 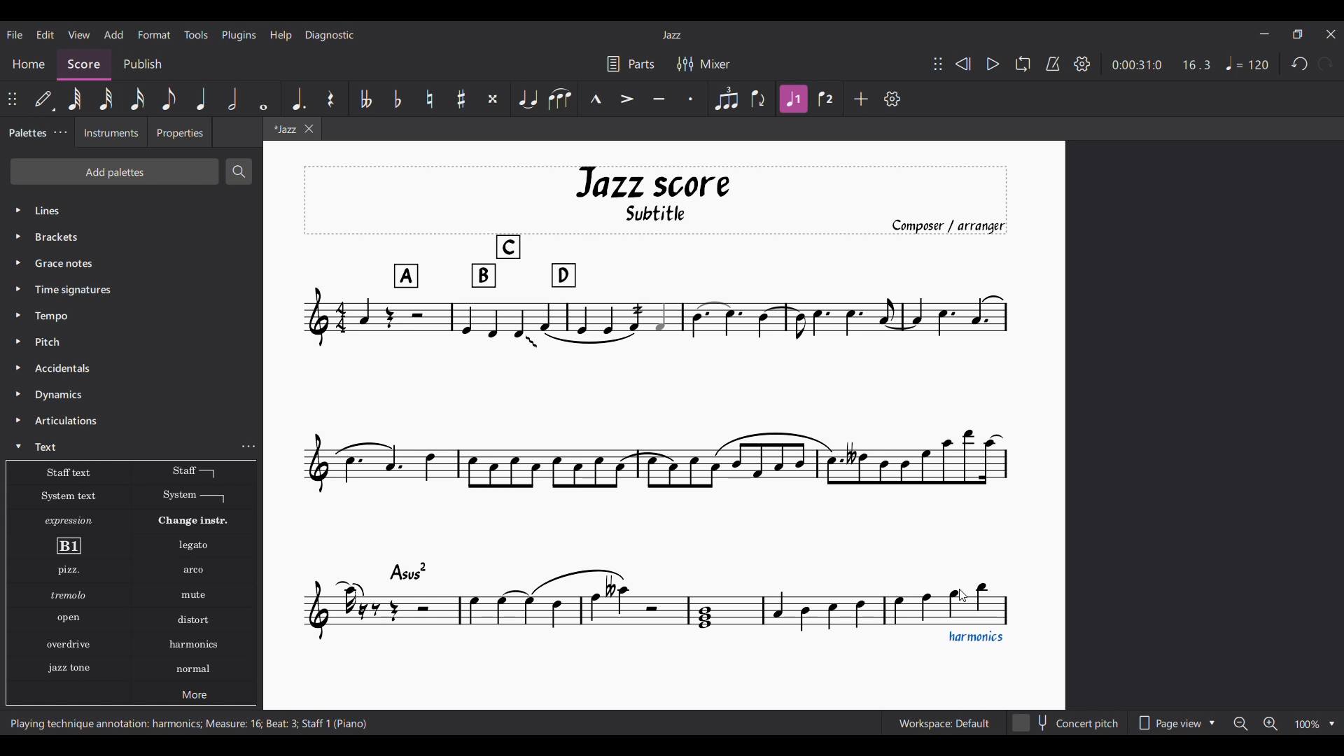 What do you see at coordinates (59, 396) in the screenshot?
I see `Dynamics` at bounding box center [59, 396].